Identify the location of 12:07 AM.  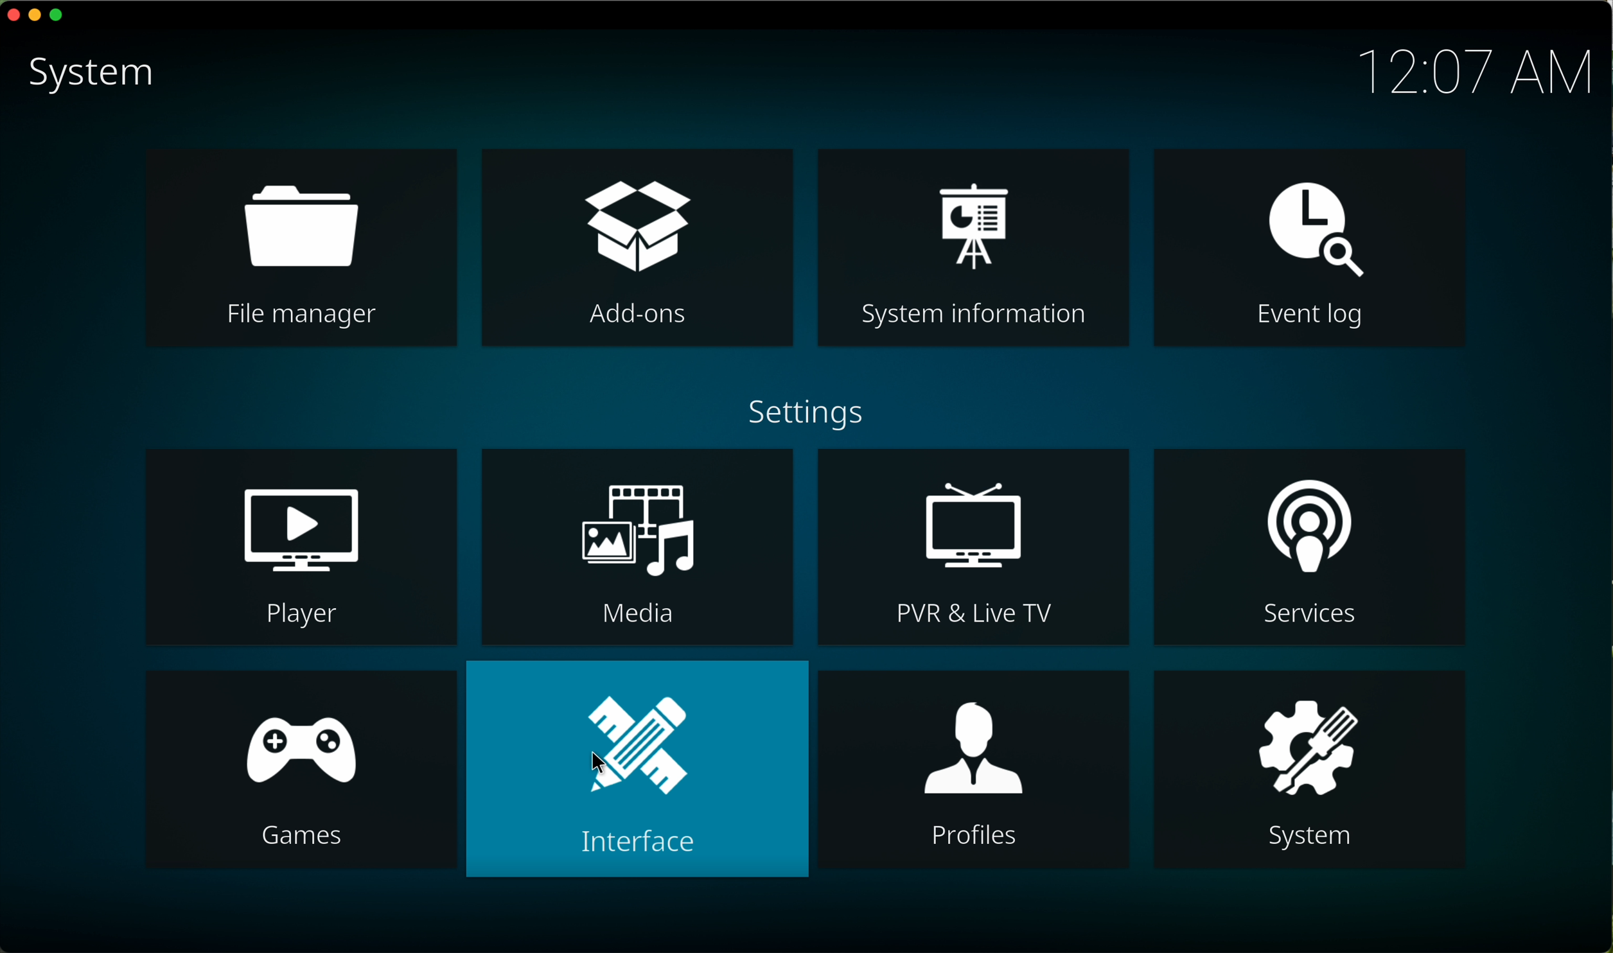
(1477, 70).